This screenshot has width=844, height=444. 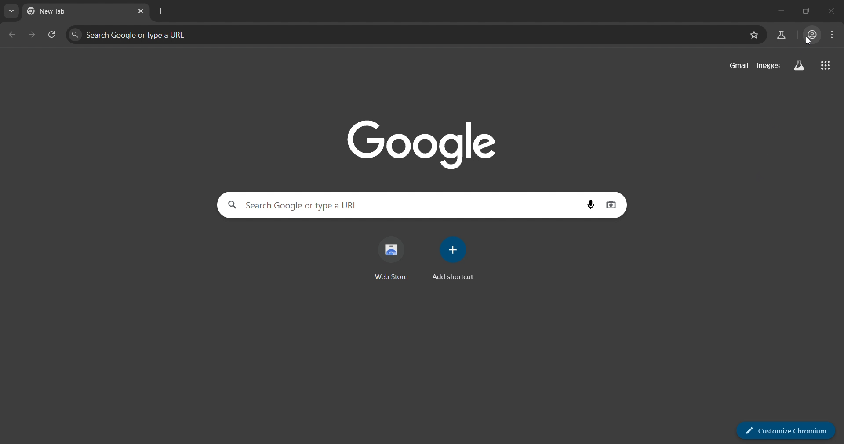 I want to click on search google or type a URL, so click(x=400, y=207).